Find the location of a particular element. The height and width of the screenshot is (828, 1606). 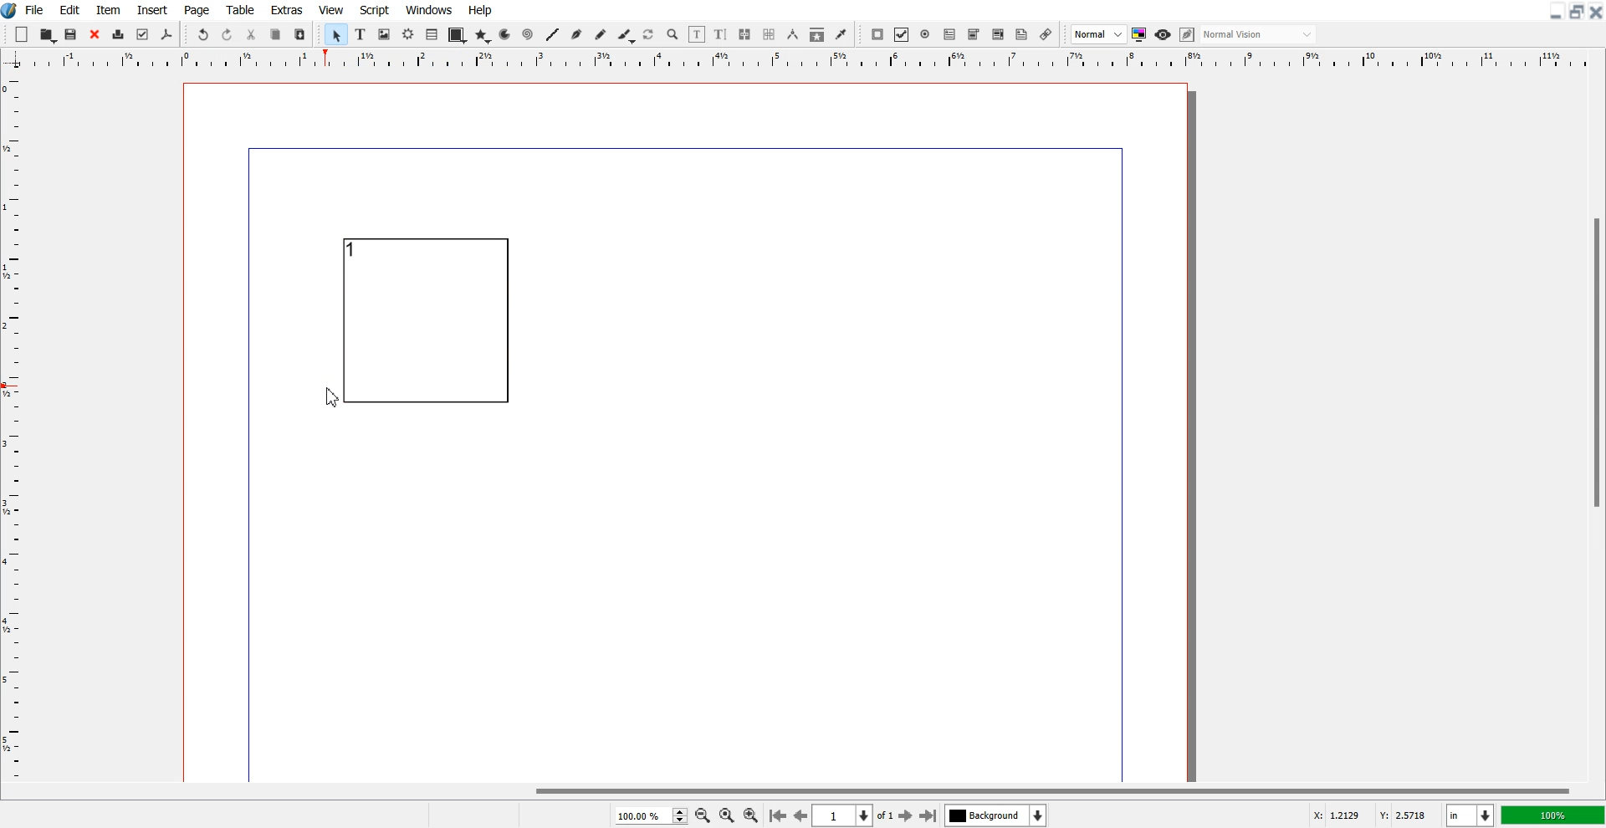

Edit content of frame is located at coordinates (697, 34).